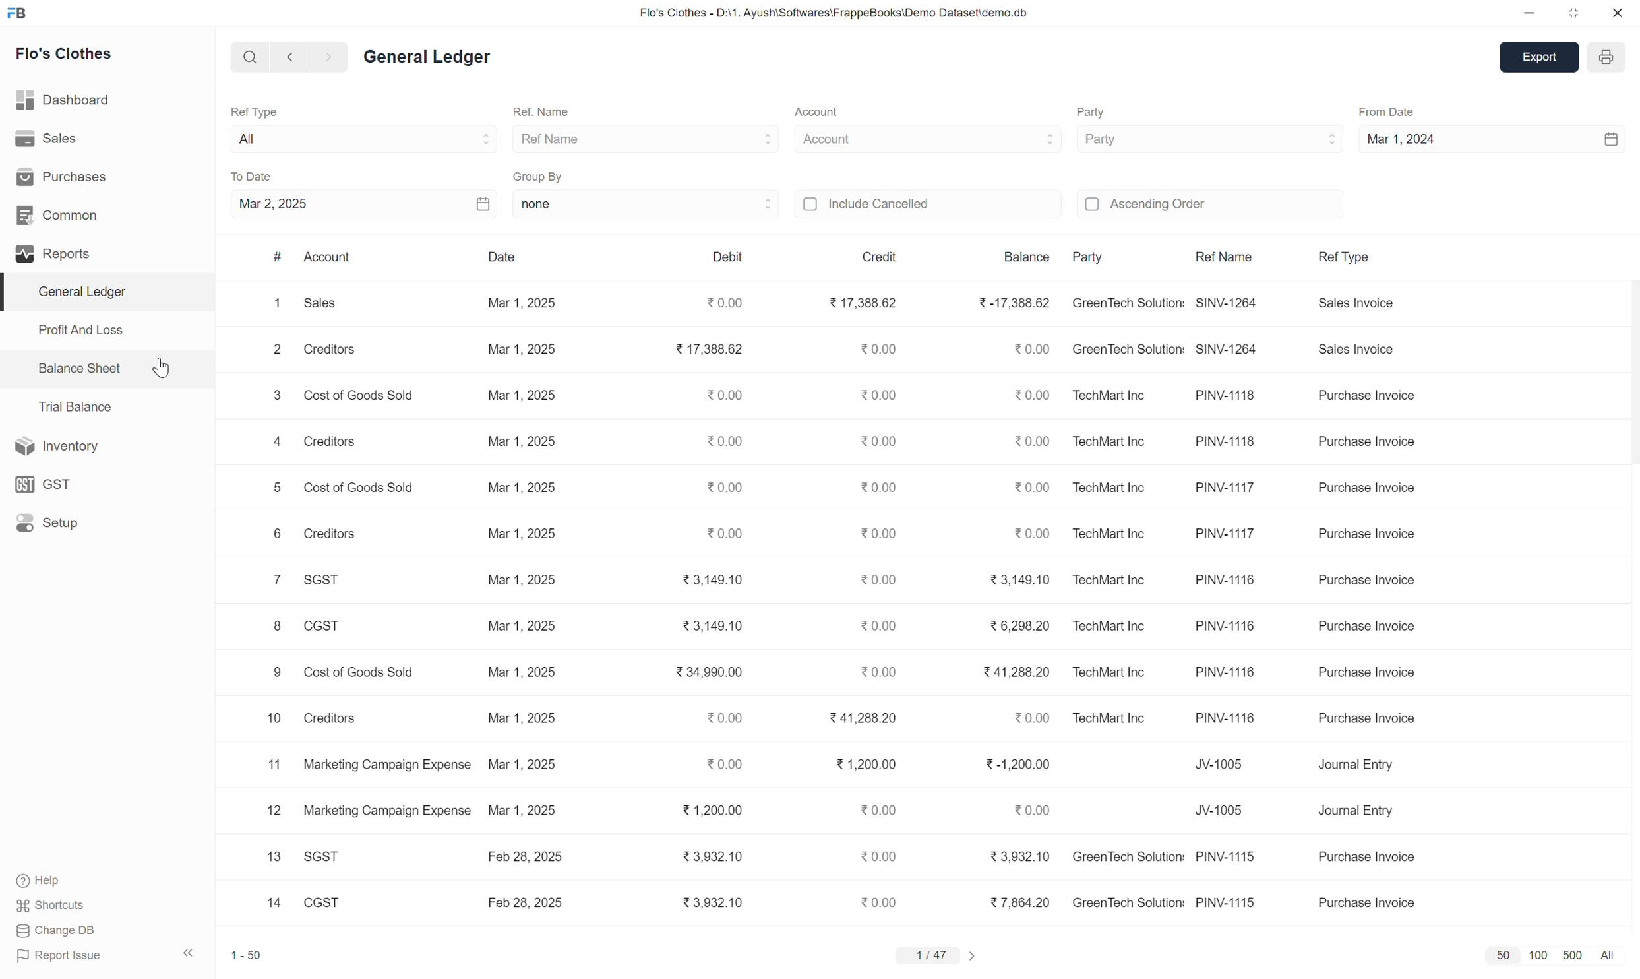 The height and width of the screenshot is (979, 1640). I want to click on Green tech solution, so click(1129, 902).